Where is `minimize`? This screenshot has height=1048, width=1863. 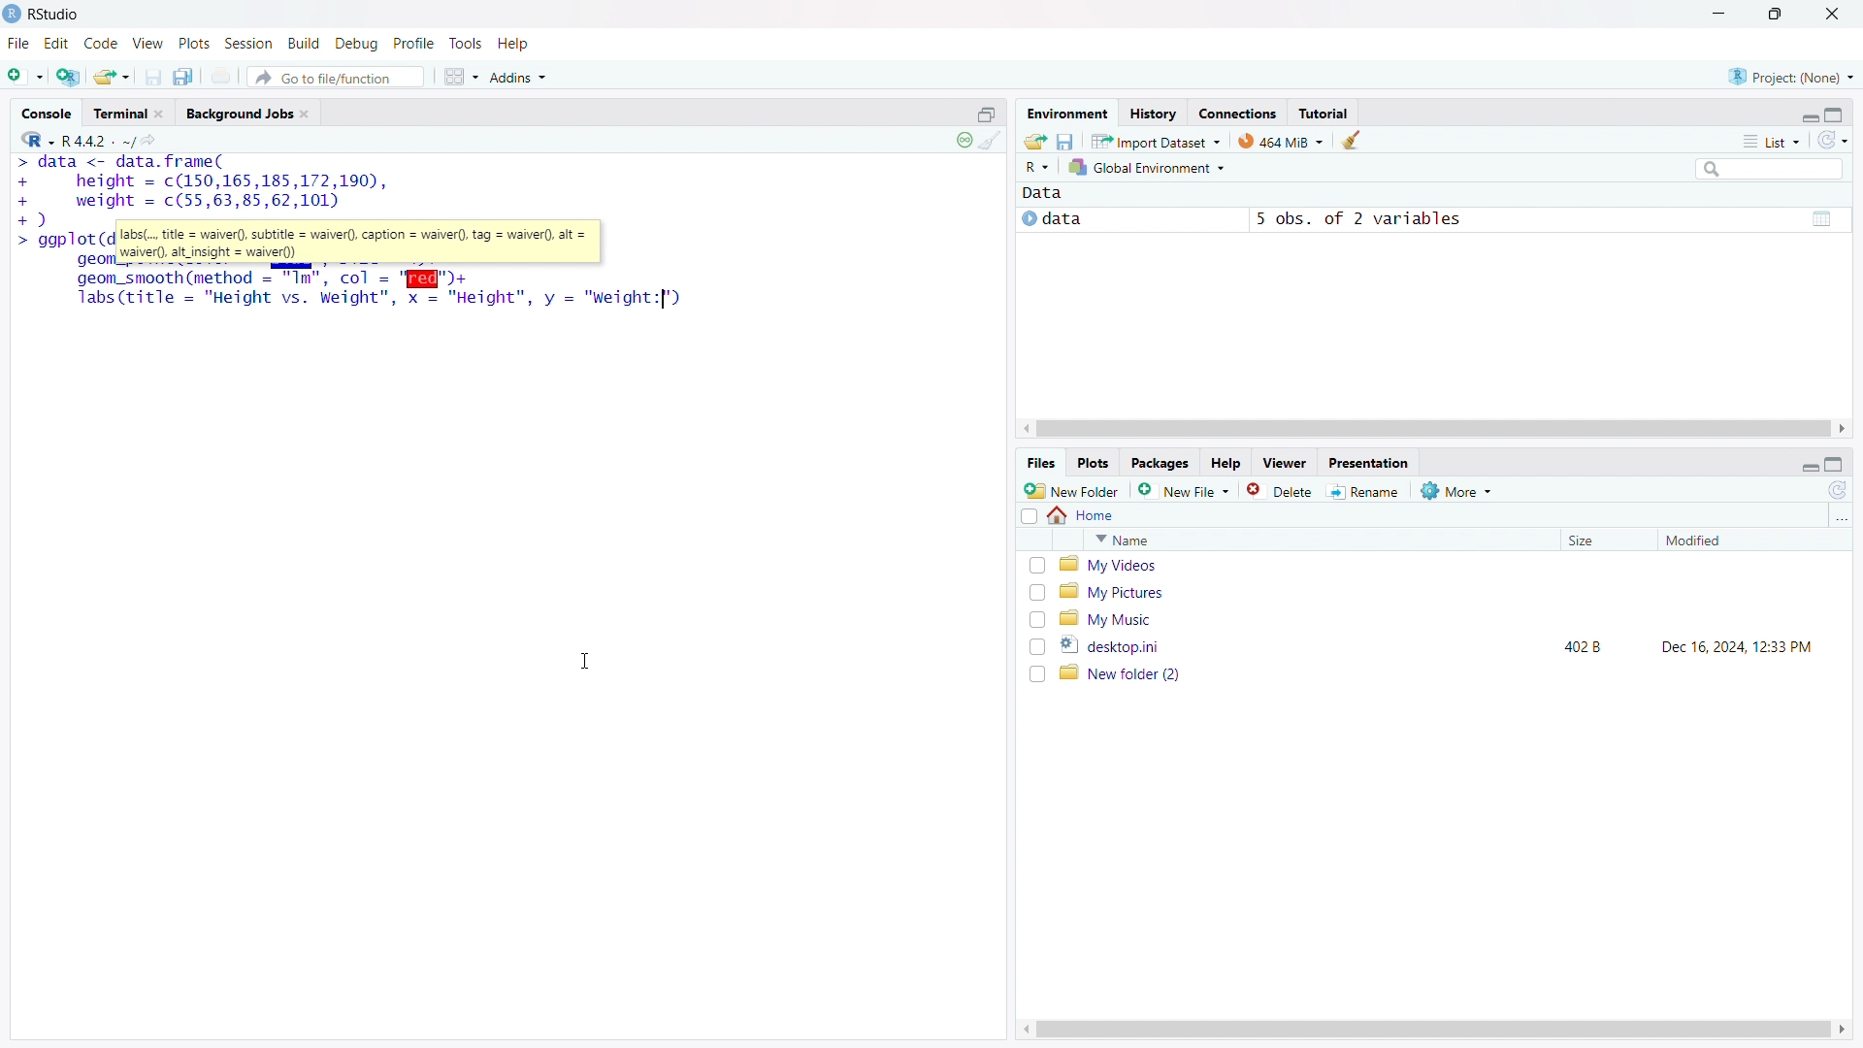 minimize is located at coordinates (1716, 15).